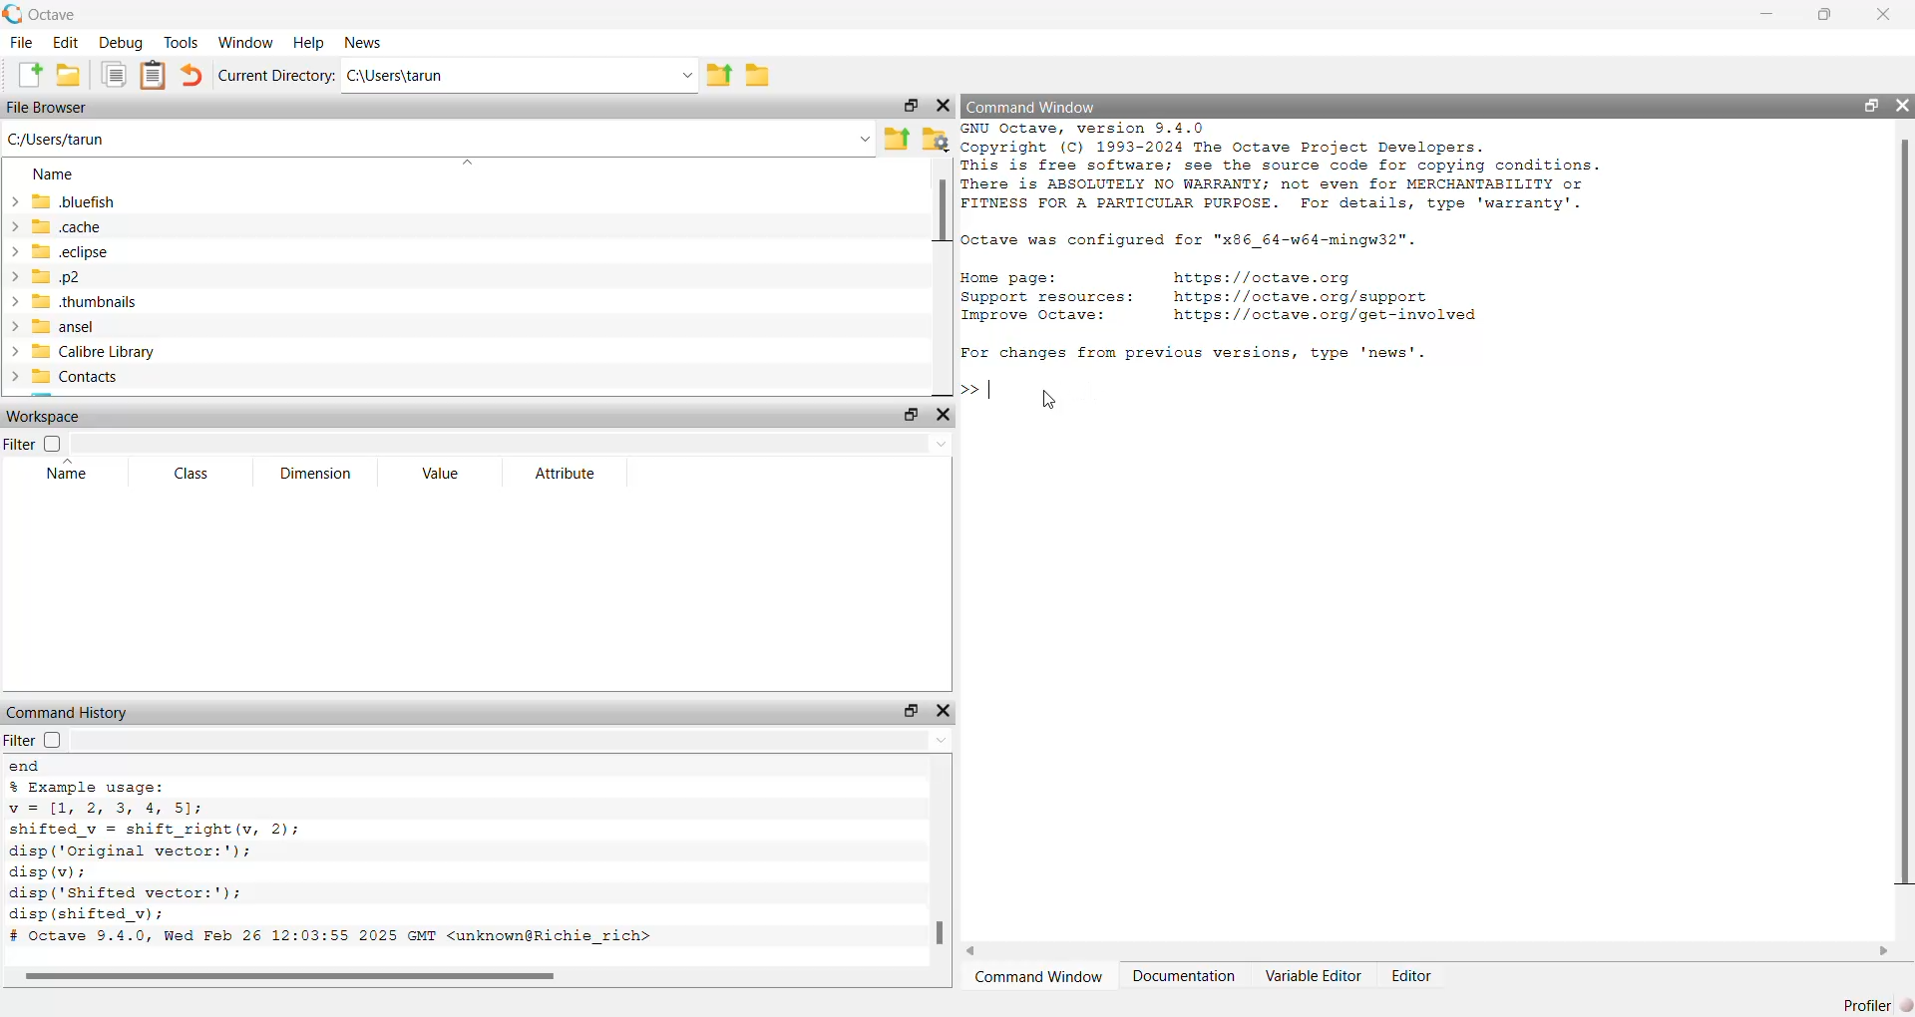 The width and height of the screenshot is (1915, 1017). I want to click on new script, so click(23, 77).